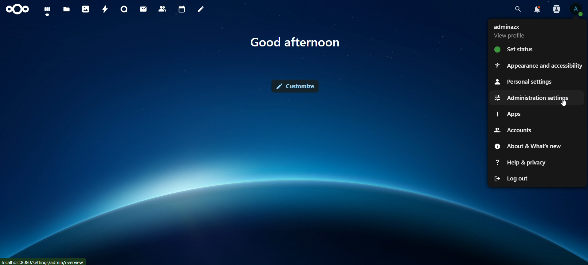  What do you see at coordinates (143, 9) in the screenshot?
I see `mail` at bounding box center [143, 9].